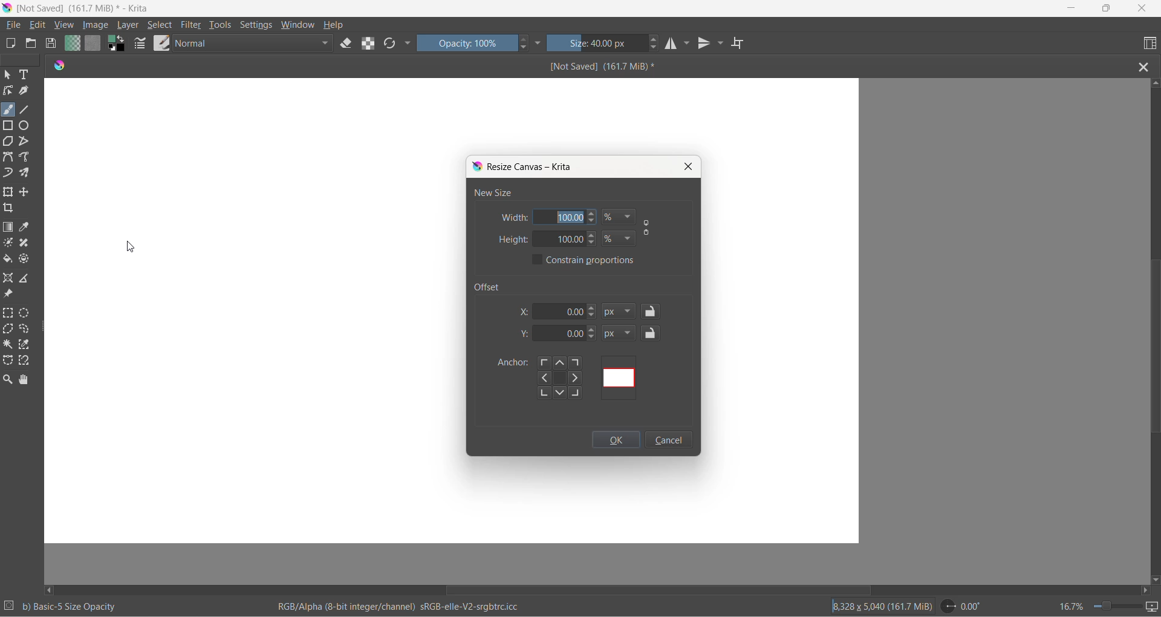 The width and height of the screenshot is (1161, 617). What do you see at coordinates (492, 286) in the screenshot?
I see `offset` at bounding box center [492, 286].